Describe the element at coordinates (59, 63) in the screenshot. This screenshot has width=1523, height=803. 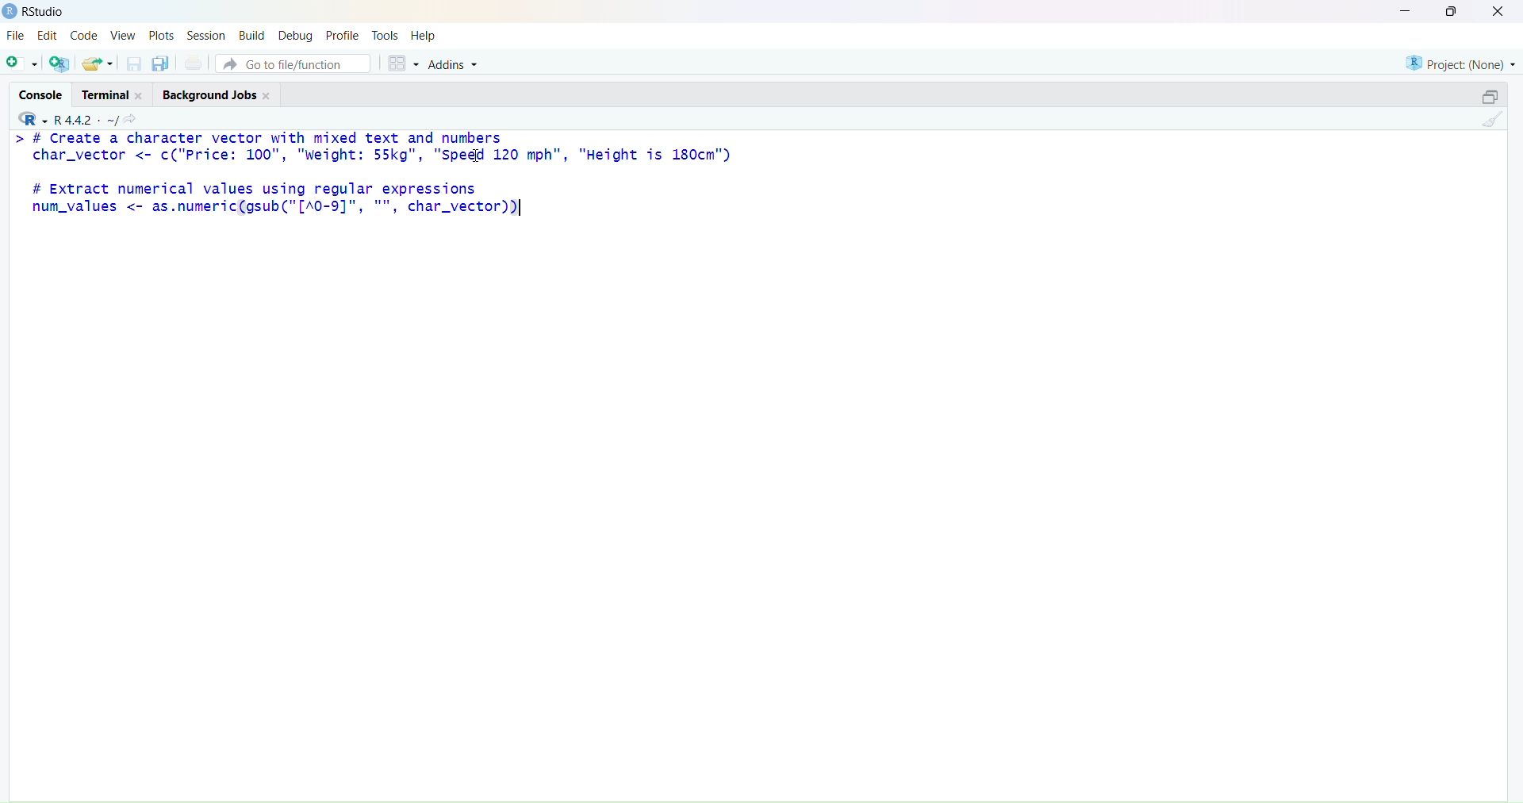
I see `add R file` at that location.